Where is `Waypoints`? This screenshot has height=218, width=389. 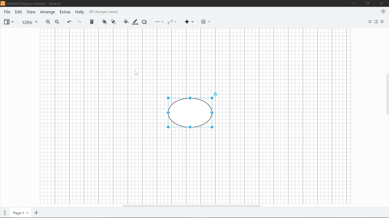 Waypoints is located at coordinates (172, 22).